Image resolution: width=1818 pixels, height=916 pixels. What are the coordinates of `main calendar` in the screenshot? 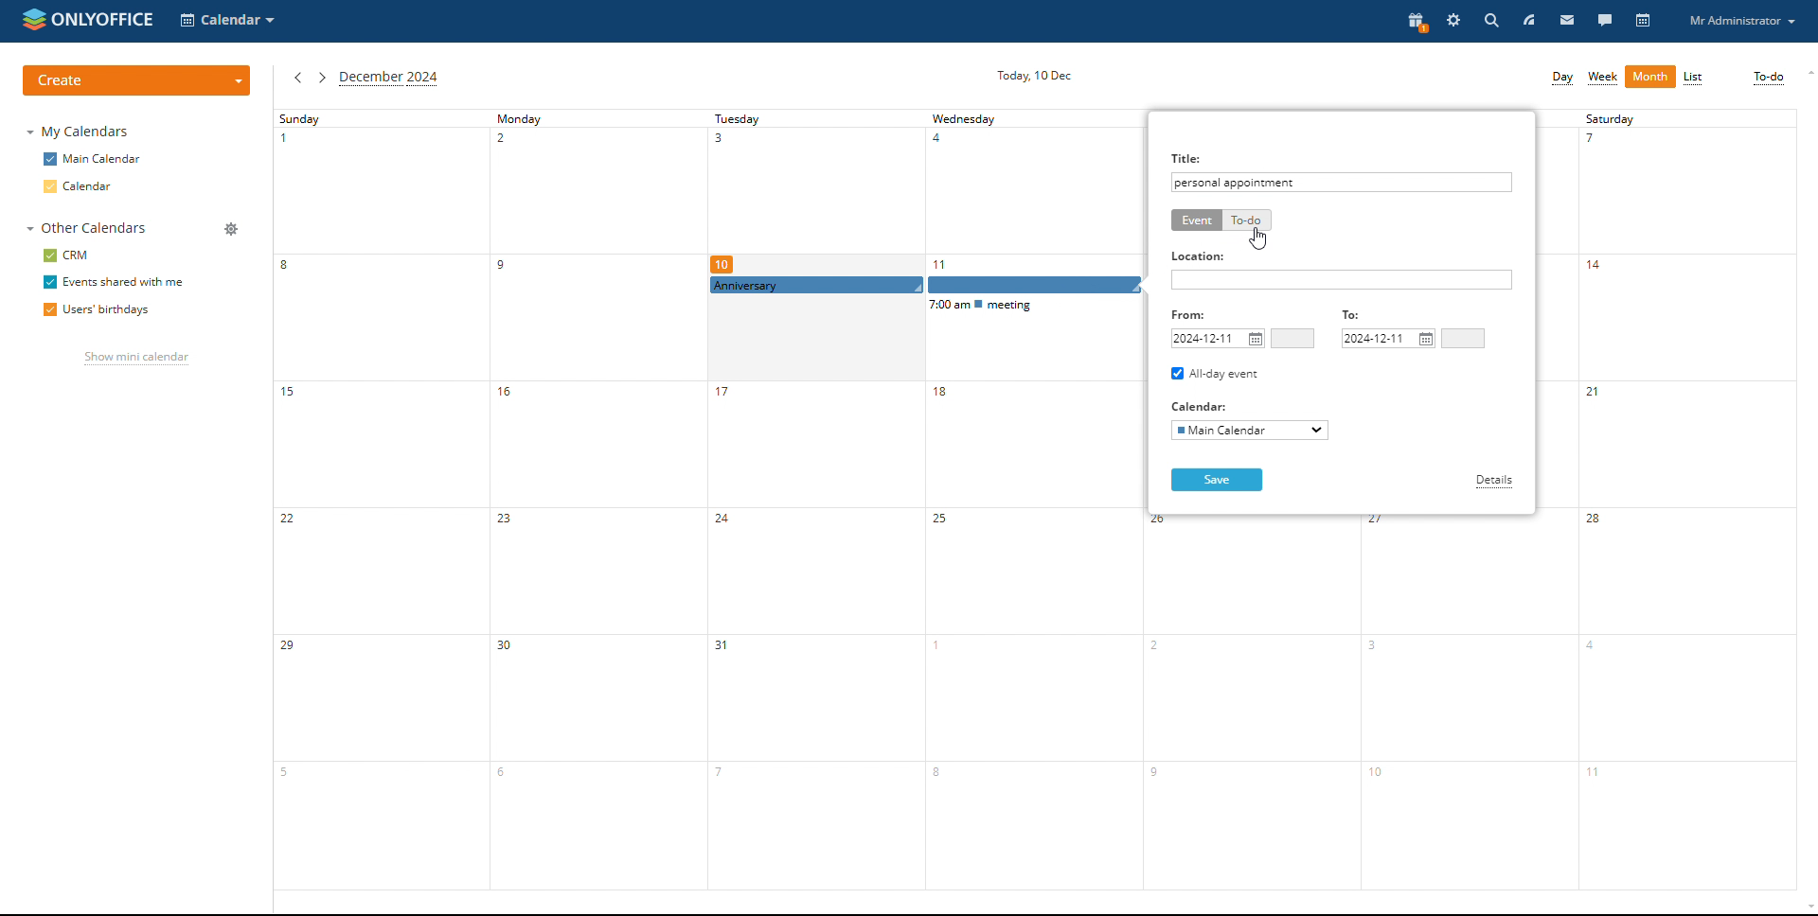 It's located at (93, 159).